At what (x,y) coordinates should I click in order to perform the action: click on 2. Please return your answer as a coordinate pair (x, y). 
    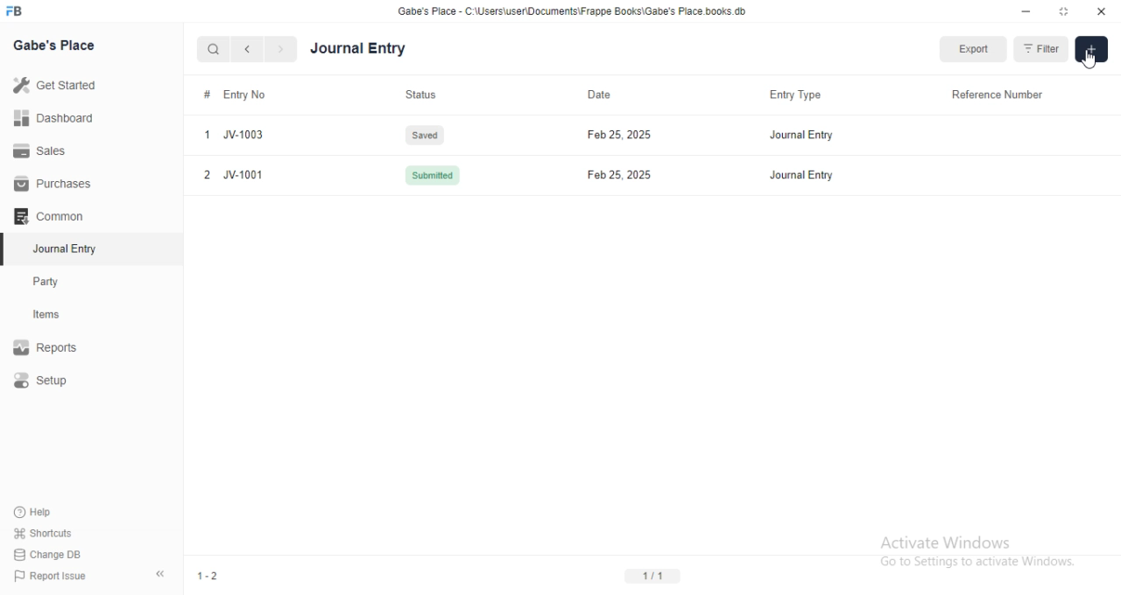
    Looking at the image, I should click on (202, 175).